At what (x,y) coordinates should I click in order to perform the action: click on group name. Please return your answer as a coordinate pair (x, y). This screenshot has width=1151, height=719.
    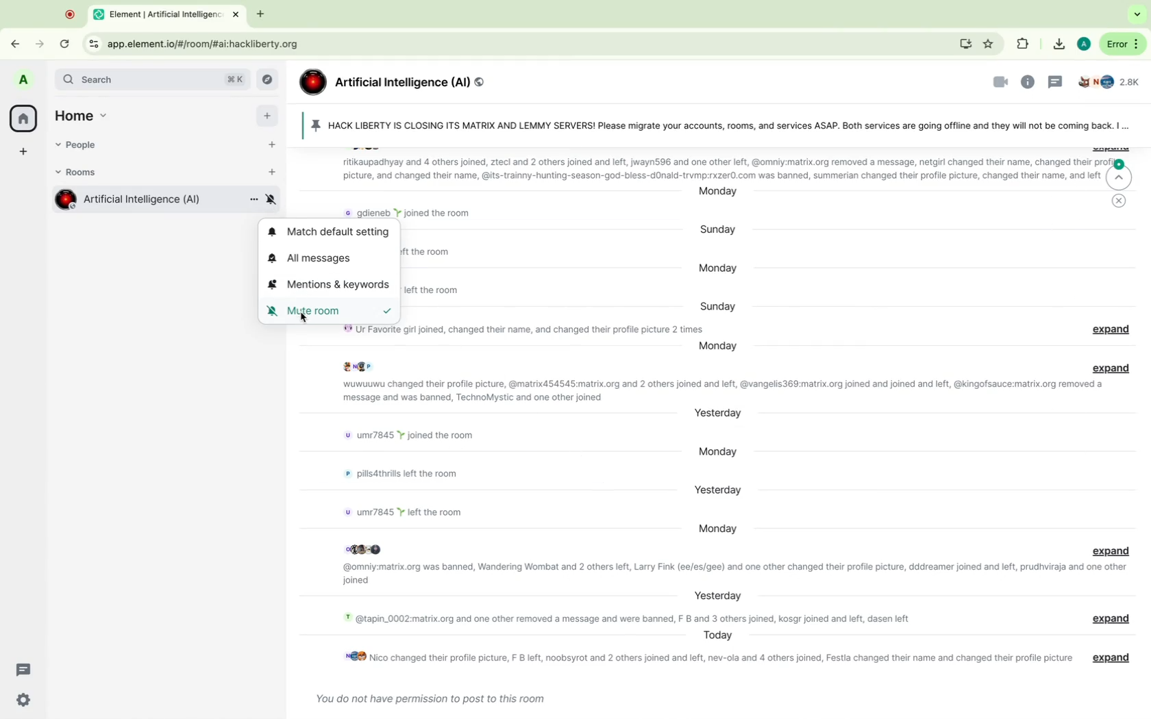
    Looking at the image, I should click on (399, 78).